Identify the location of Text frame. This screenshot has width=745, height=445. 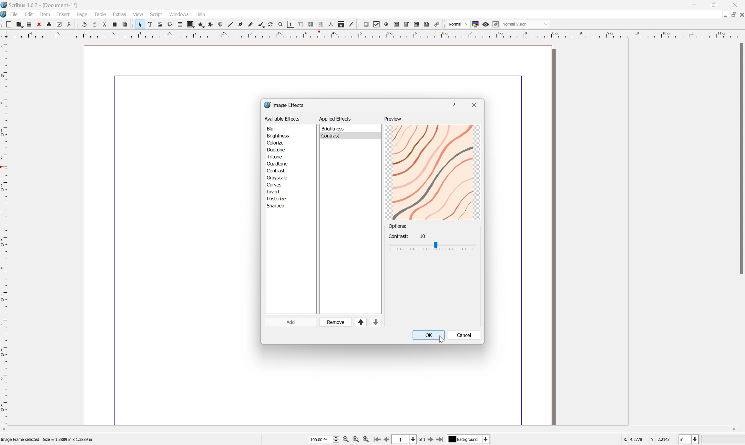
(149, 24).